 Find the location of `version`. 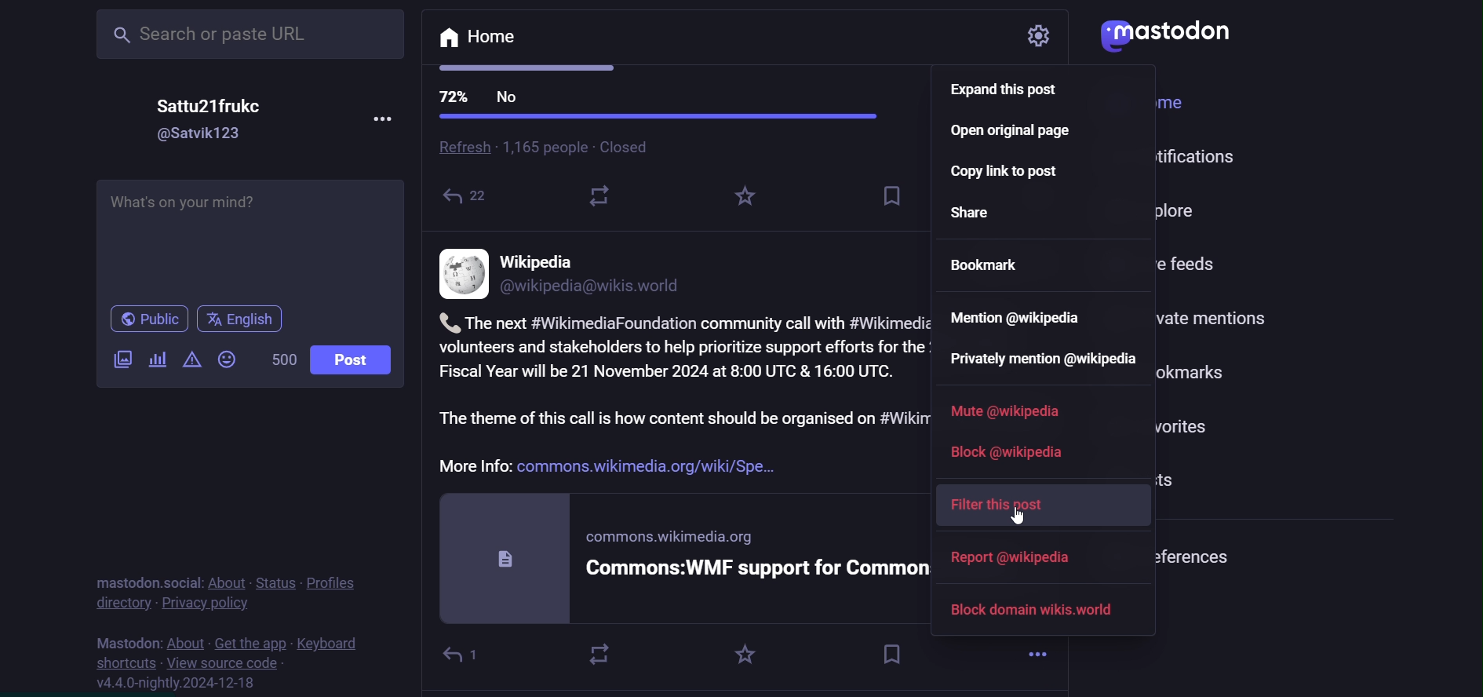

version is located at coordinates (184, 685).